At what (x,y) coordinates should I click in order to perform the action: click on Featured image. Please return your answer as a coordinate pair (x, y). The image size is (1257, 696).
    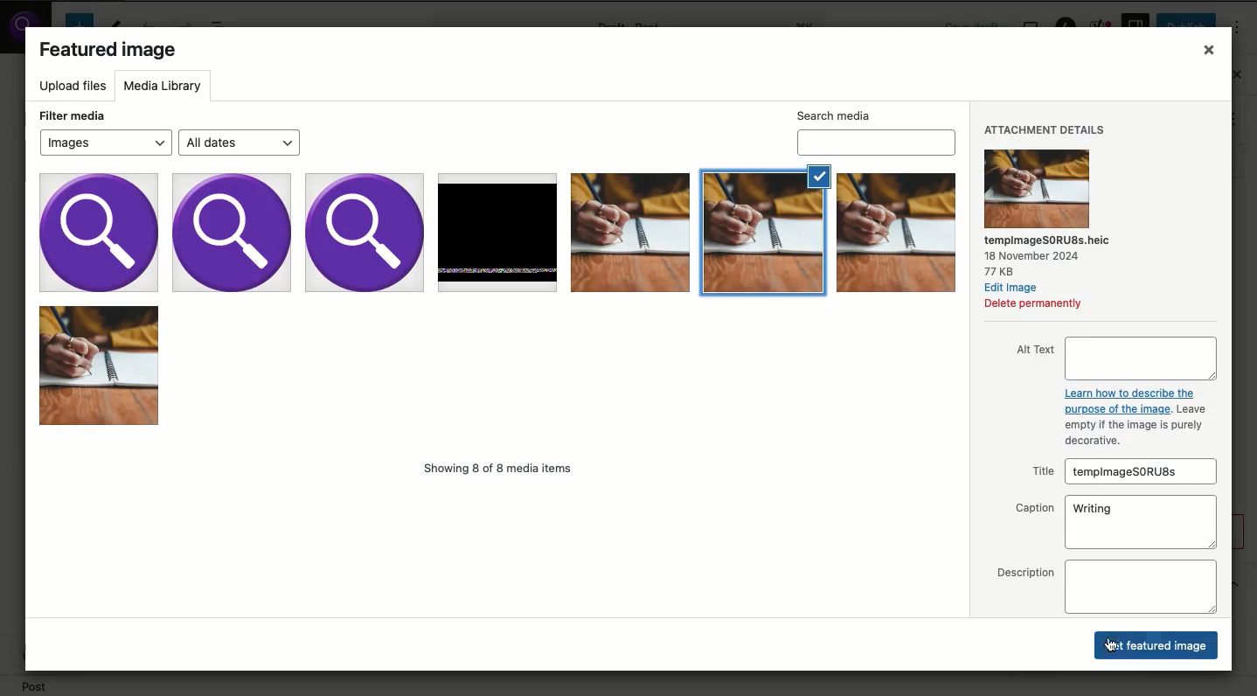
    Looking at the image, I should click on (110, 52).